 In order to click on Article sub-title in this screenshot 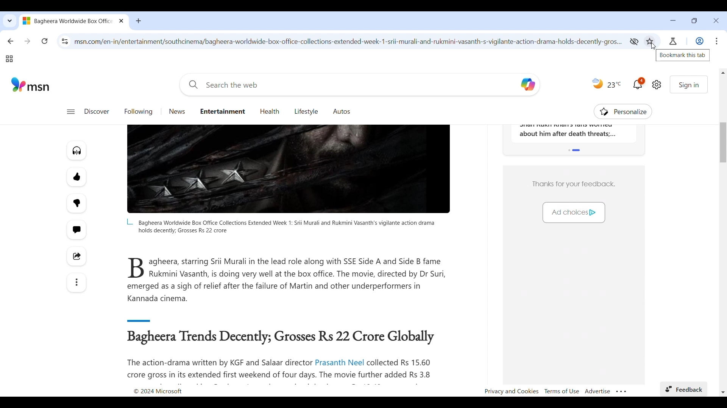, I will do `click(282, 338)`.